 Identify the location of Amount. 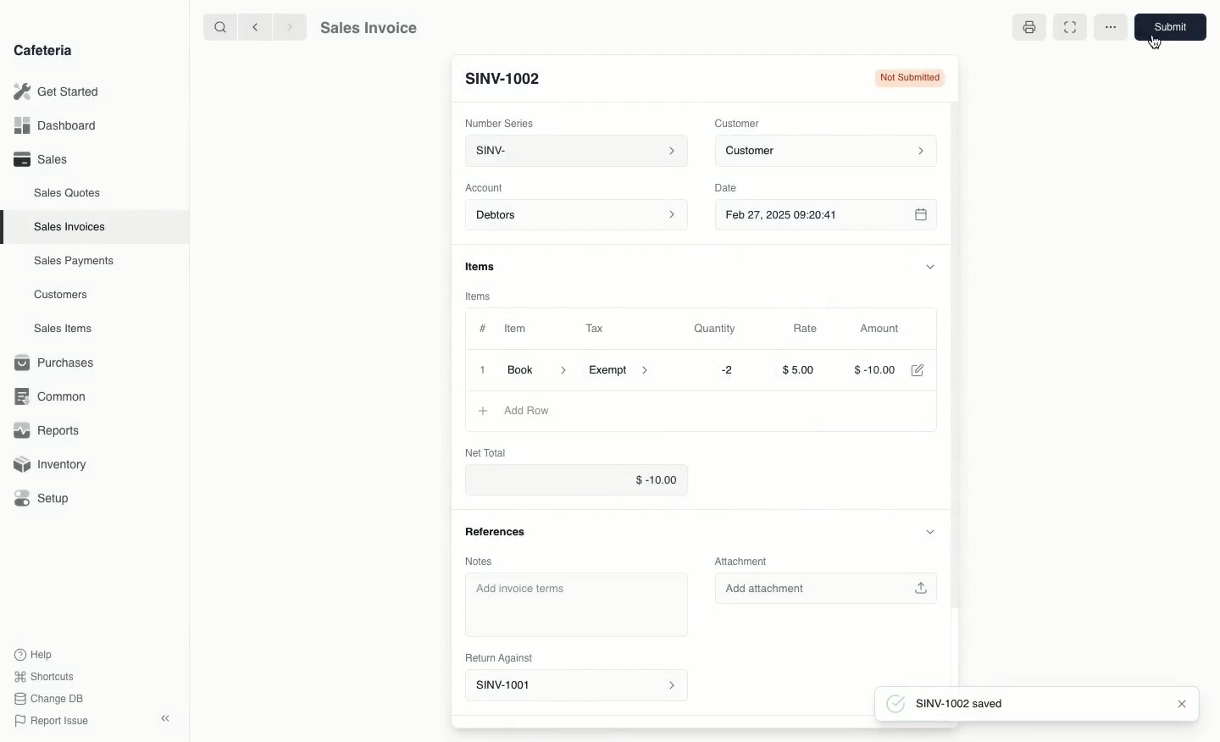
(888, 329).